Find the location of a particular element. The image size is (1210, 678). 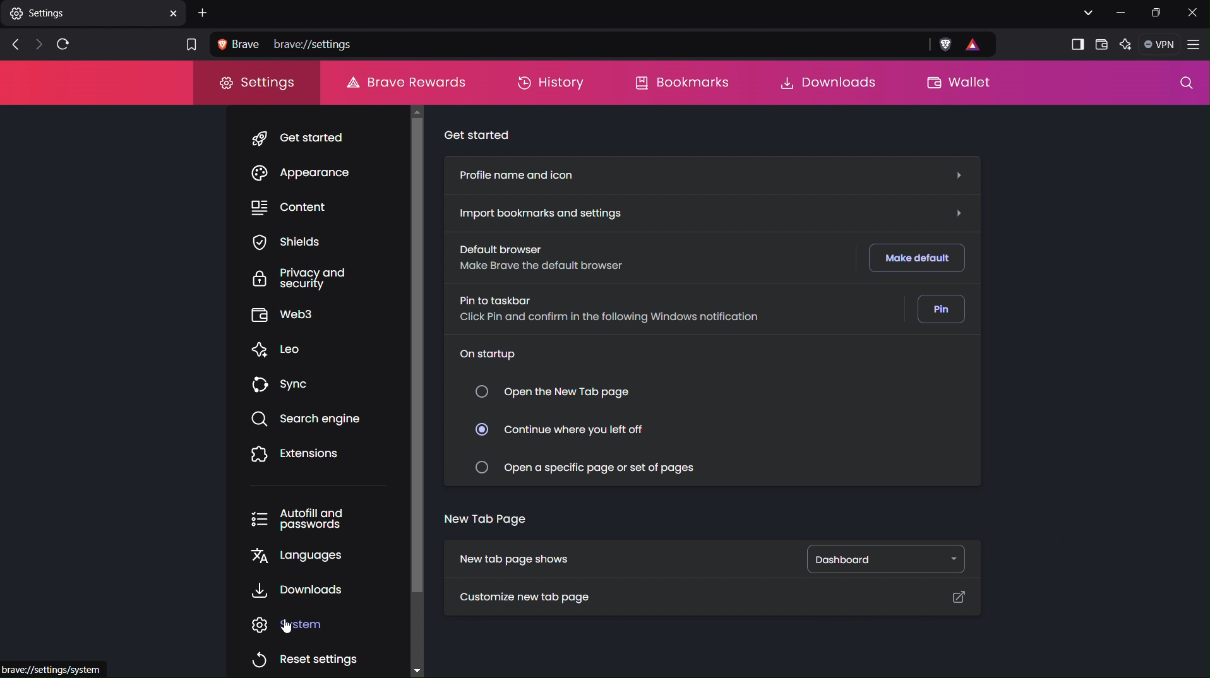

Scrollbar is located at coordinates (419, 388).